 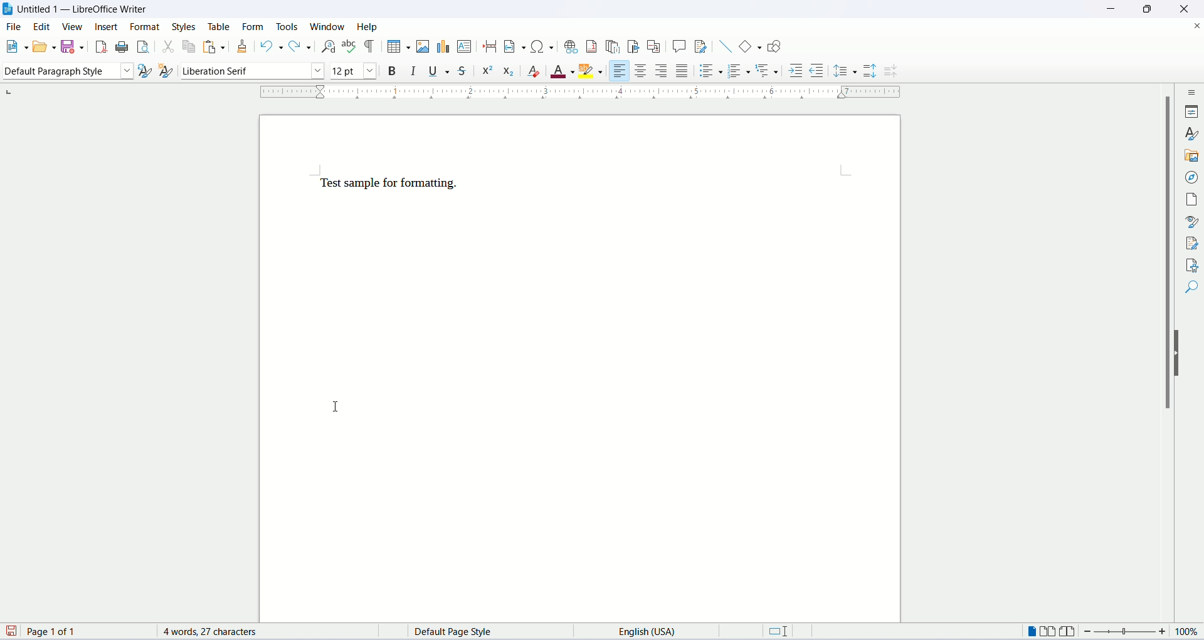 I want to click on page break, so click(x=490, y=47).